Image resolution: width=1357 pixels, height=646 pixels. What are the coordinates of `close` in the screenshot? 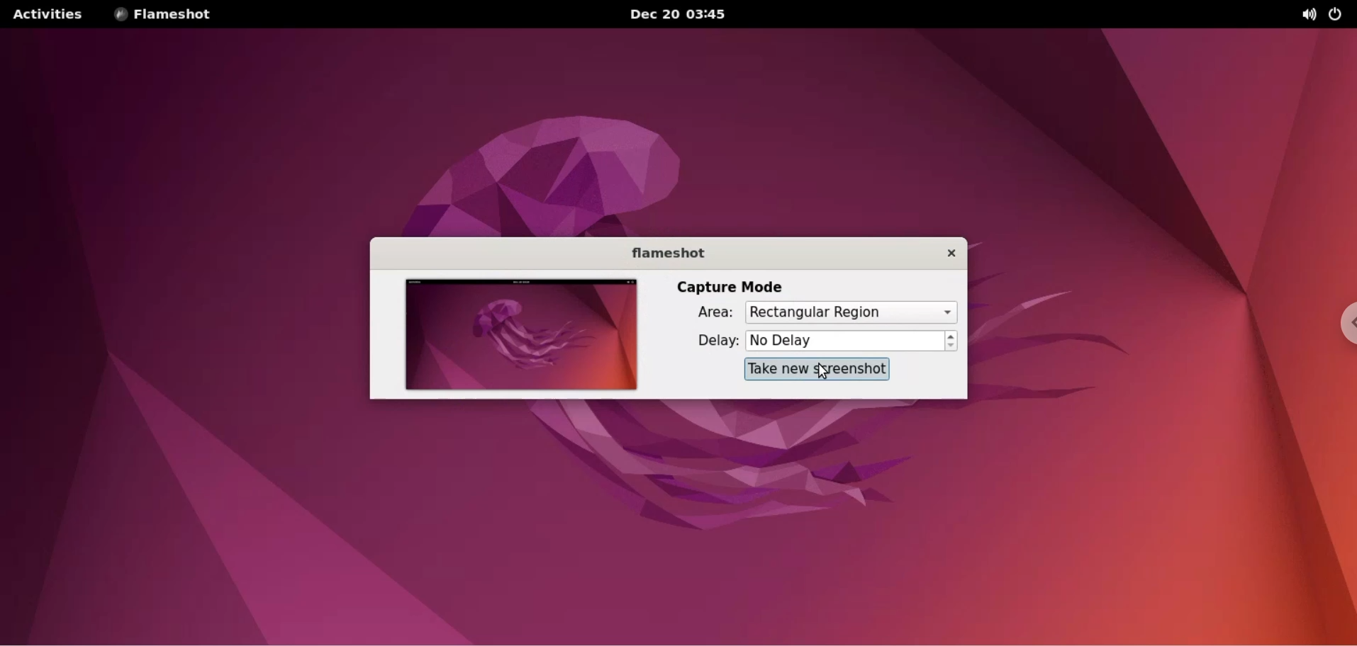 It's located at (952, 252).